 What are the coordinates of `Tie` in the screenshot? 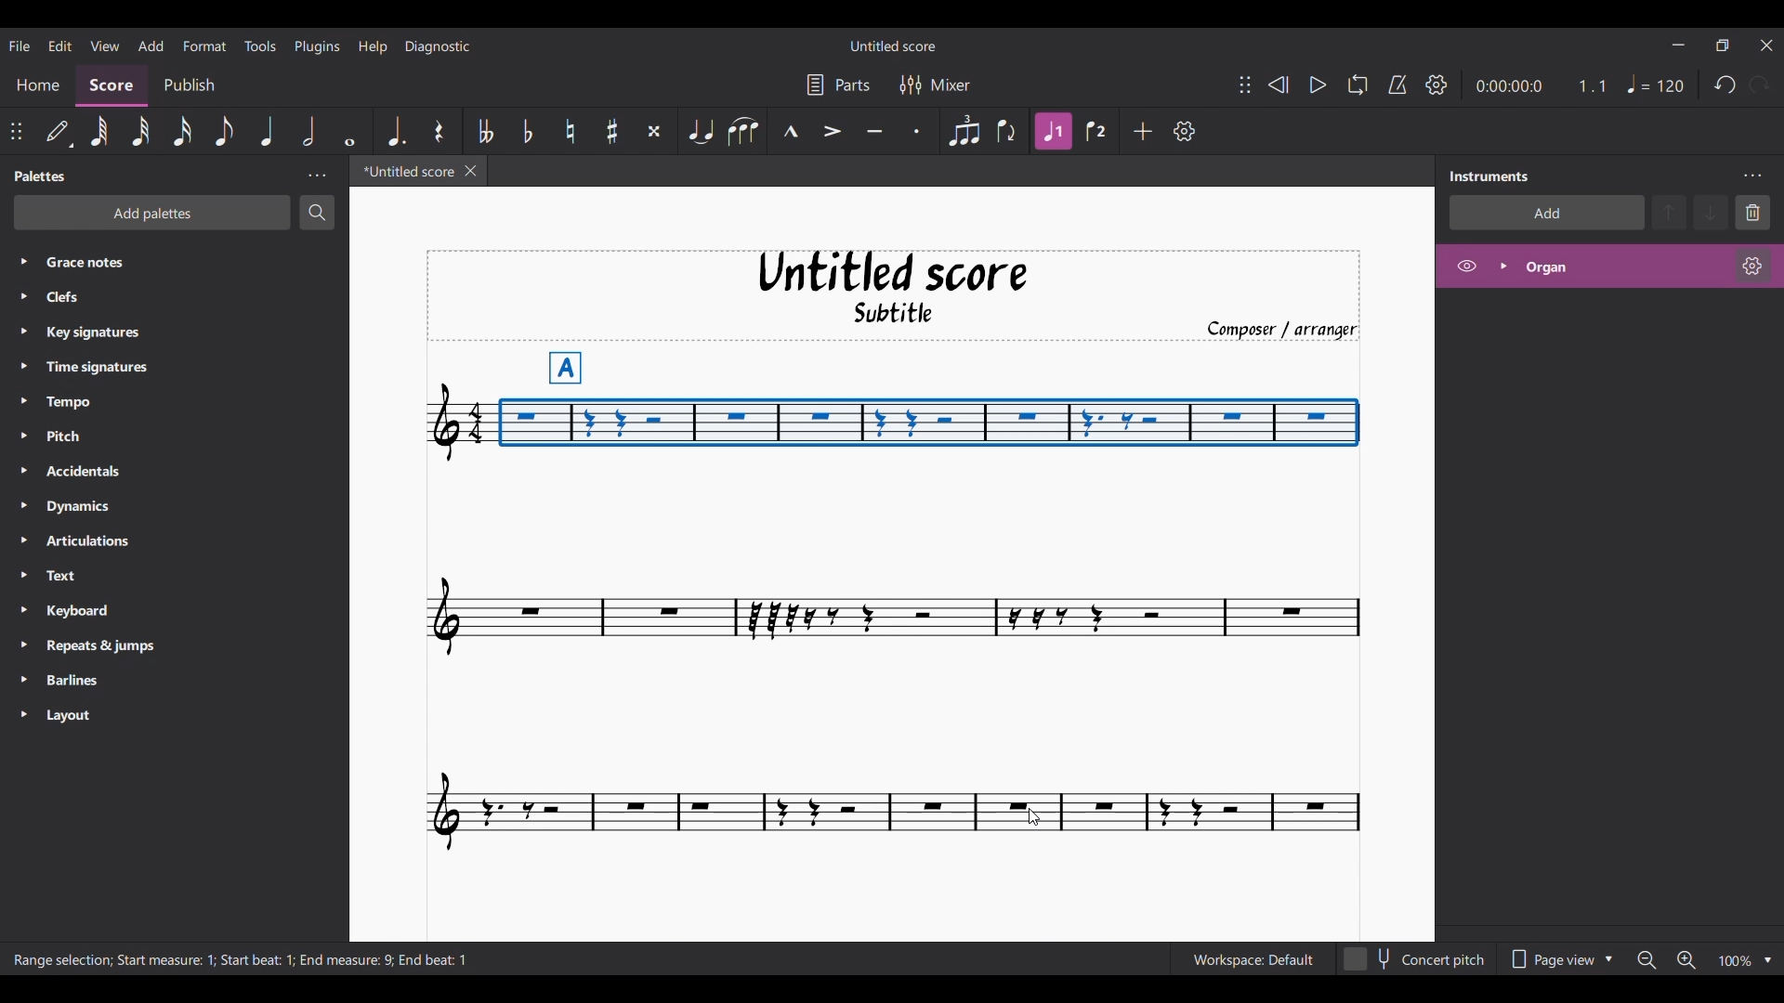 It's located at (700, 130).